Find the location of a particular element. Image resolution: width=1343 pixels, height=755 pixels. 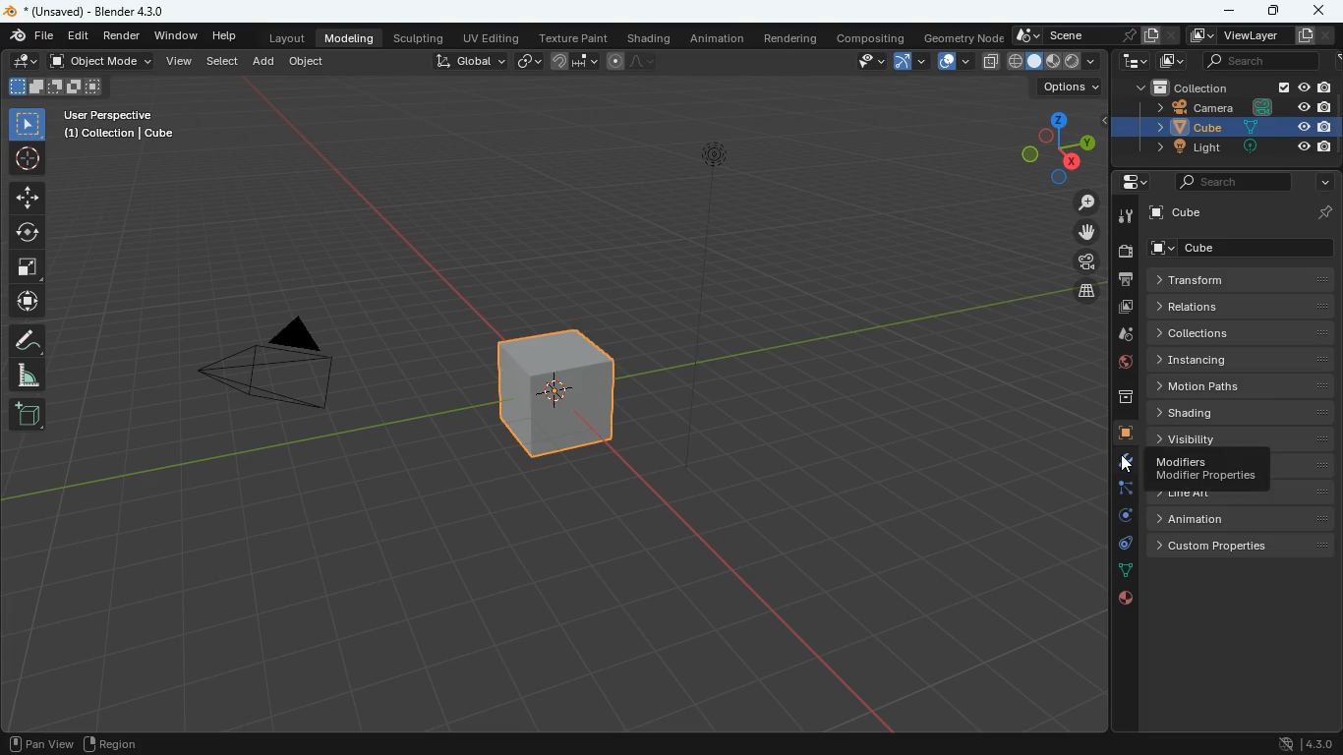

edge is located at coordinates (1116, 492).